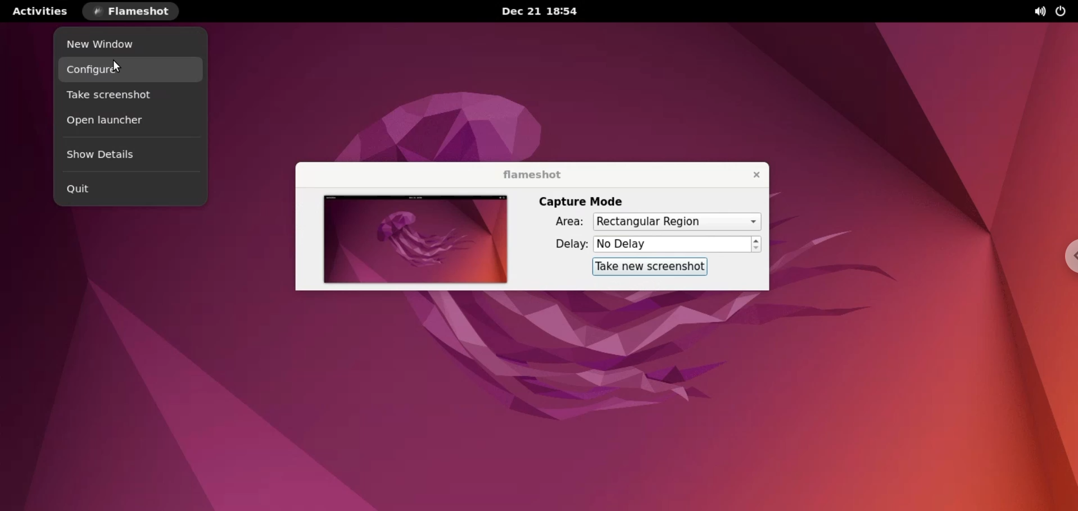 The image size is (1078, 511). What do you see at coordinates (123, 44) in the screenshot?
I see `new window` at bounding box center [123, 44].